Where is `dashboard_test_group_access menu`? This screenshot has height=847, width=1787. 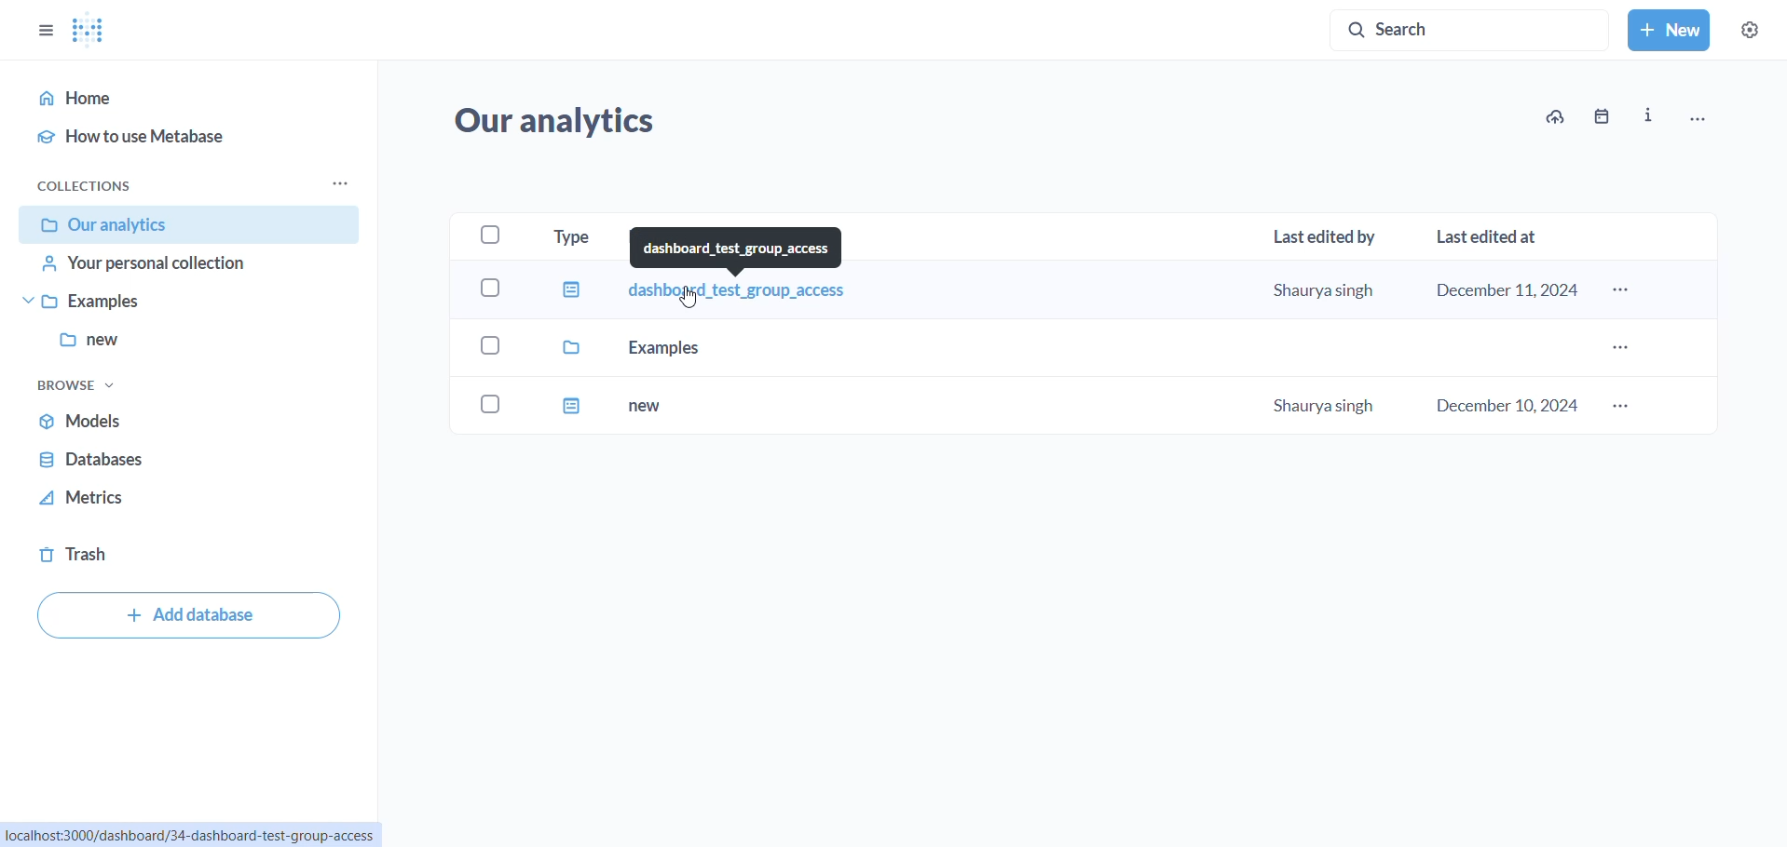 dashboard_test_group_access menu is located at coordinates (1623, 289).